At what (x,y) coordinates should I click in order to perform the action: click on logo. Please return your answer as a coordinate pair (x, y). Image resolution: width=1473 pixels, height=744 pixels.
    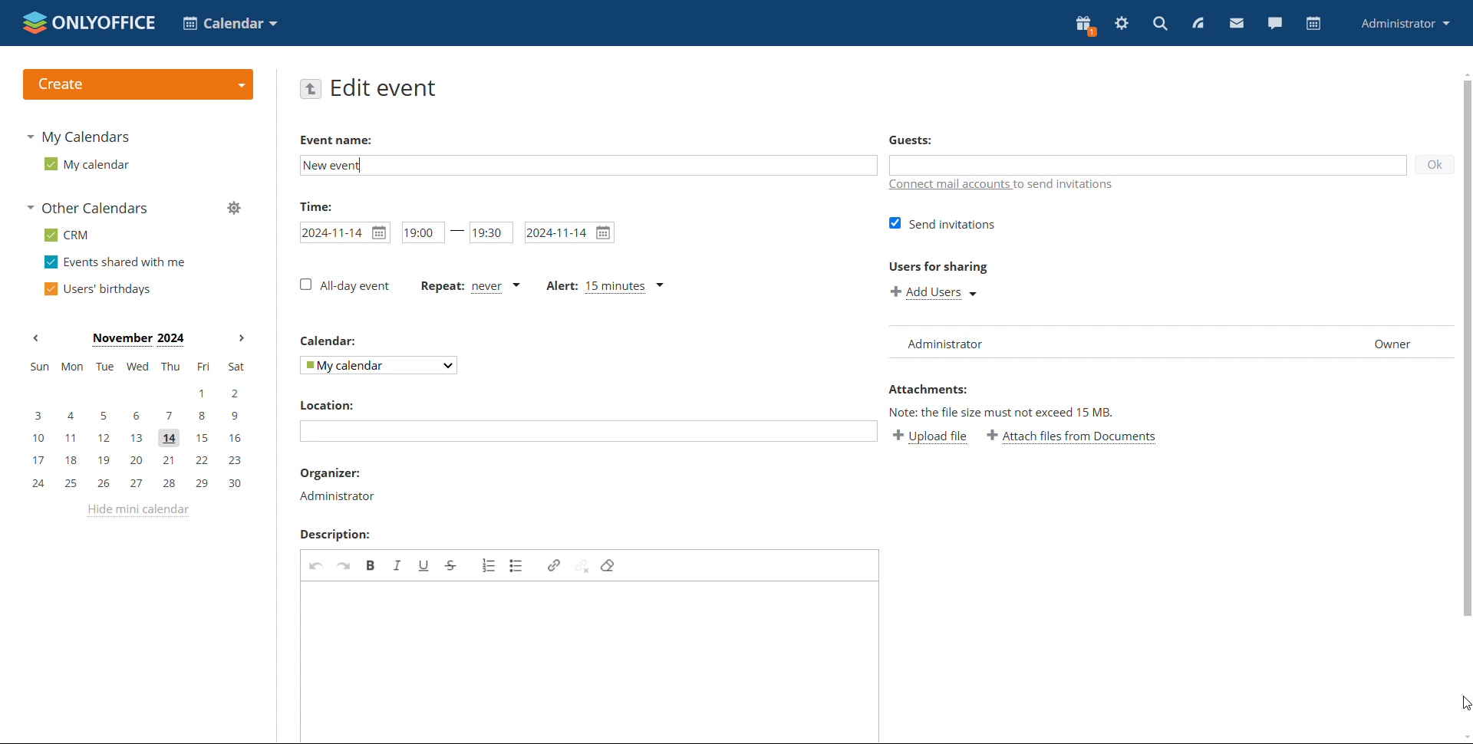
    Looking at the image, I should click on (140, 84).